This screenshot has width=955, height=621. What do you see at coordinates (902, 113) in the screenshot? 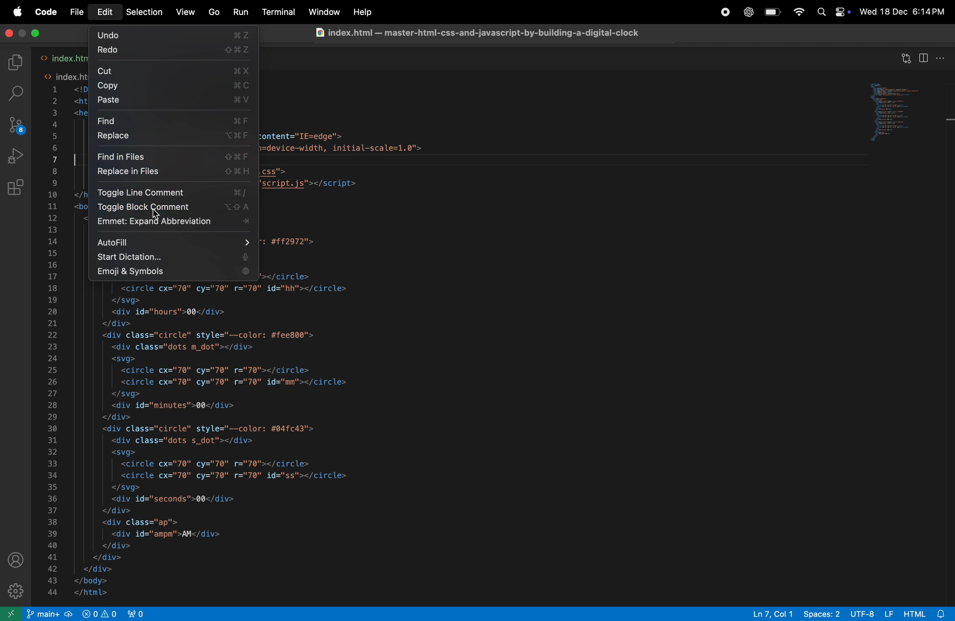
I see `code window` at bounding box center [902, 113].